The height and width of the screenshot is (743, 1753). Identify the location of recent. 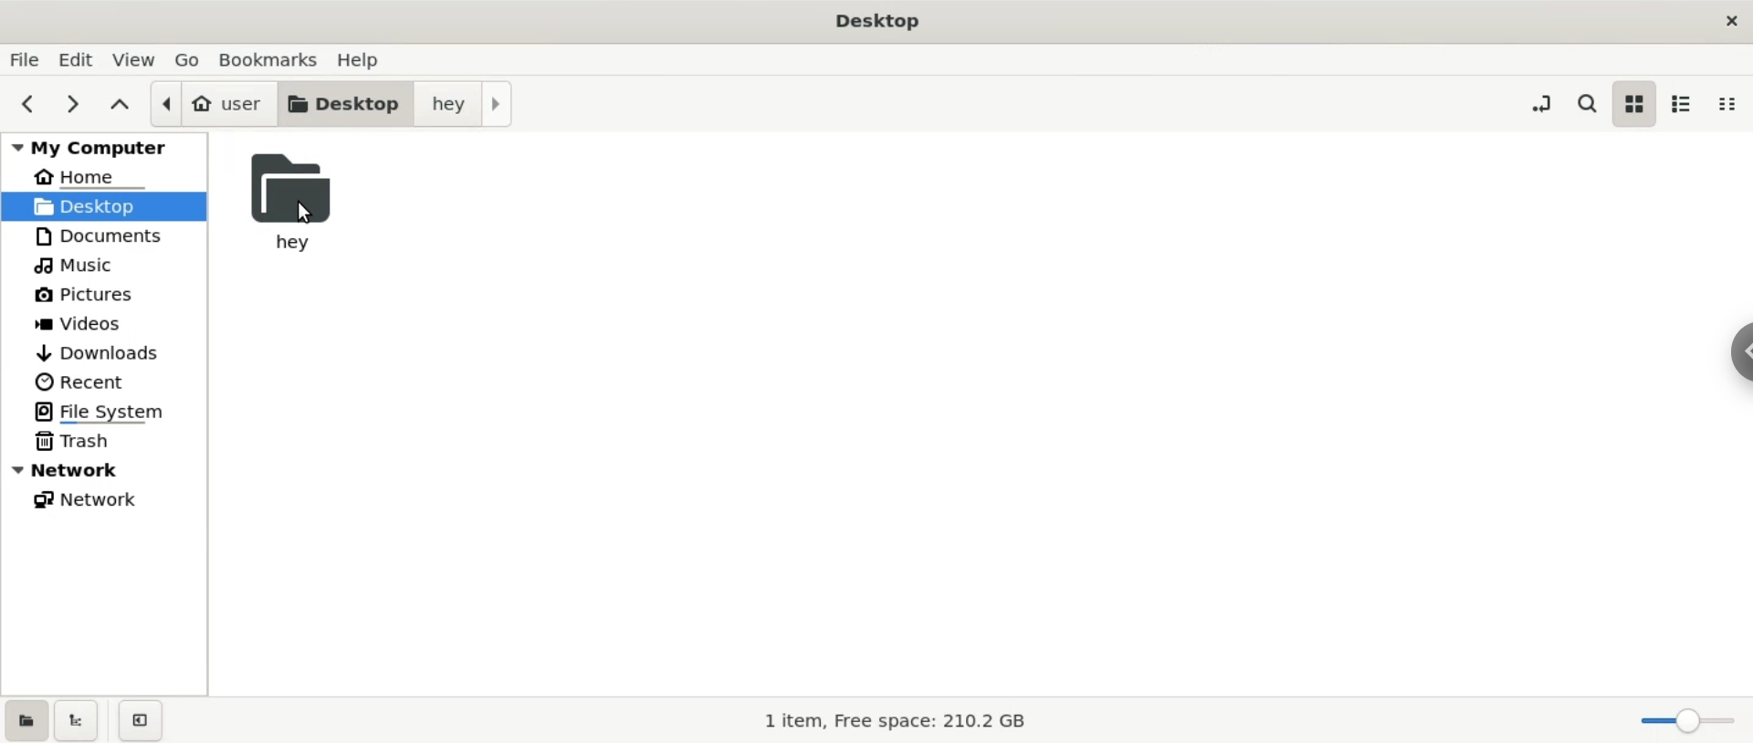
(112, 380).